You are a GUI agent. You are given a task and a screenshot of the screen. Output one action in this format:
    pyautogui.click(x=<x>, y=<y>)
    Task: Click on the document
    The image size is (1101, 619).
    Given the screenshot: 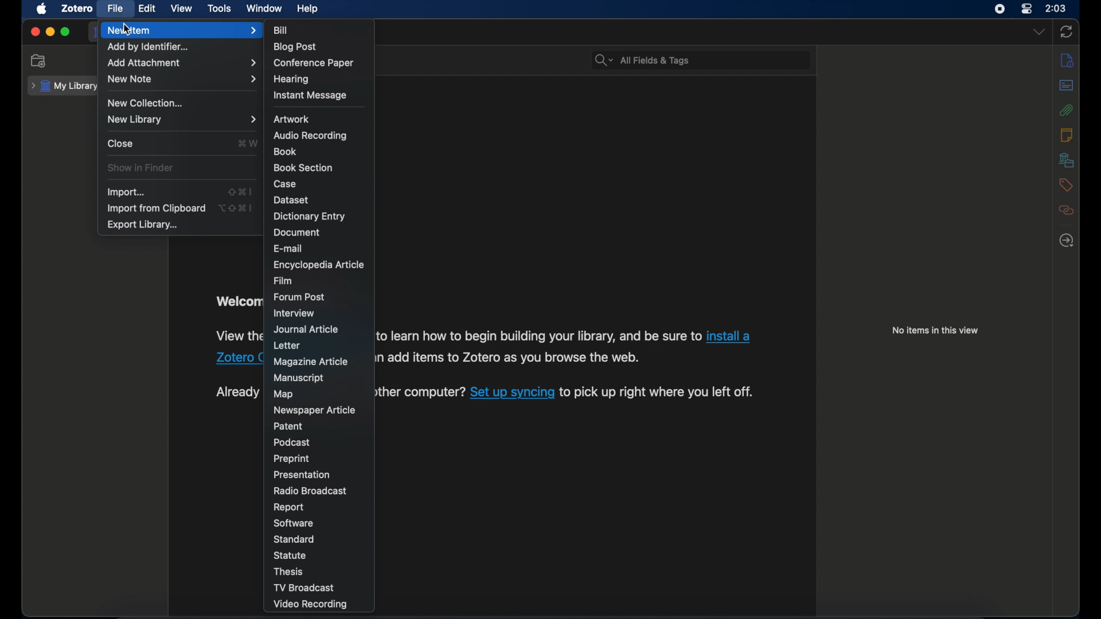 What is the action you would take?
    pyautogui.click(x=299, y=233)
    